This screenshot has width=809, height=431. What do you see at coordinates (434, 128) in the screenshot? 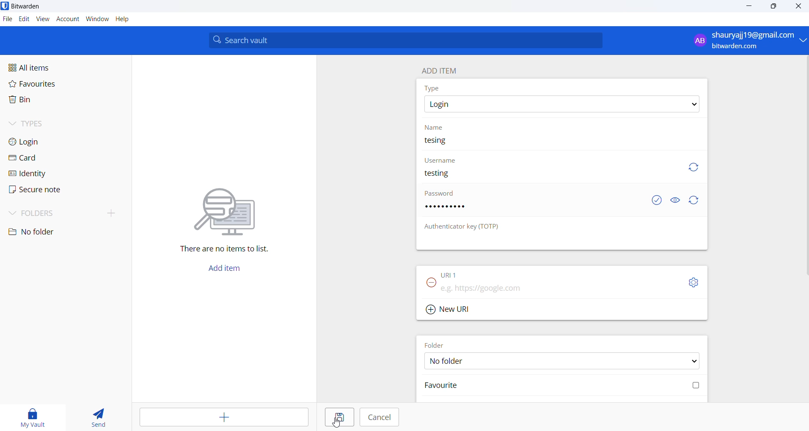
I see `name heading` at bounding box center [434, 128].